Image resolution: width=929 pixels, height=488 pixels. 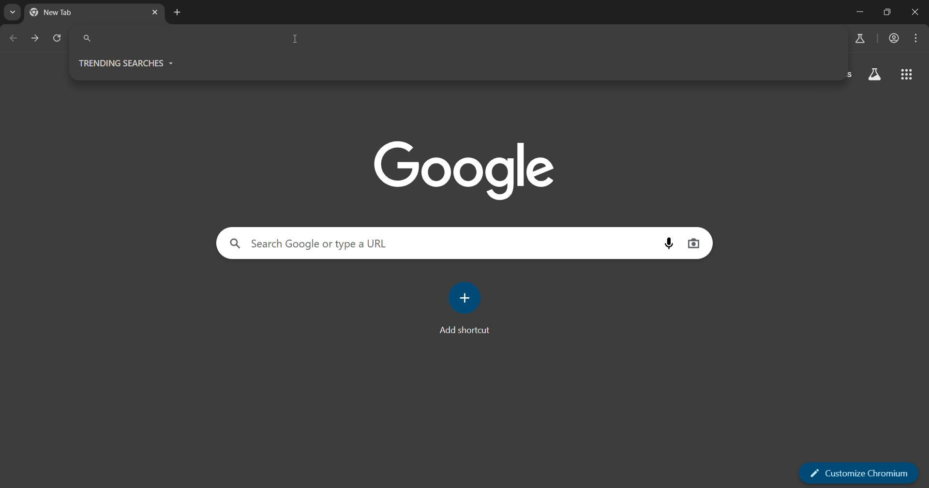 I want to click on account, so click(x=893, y=39).